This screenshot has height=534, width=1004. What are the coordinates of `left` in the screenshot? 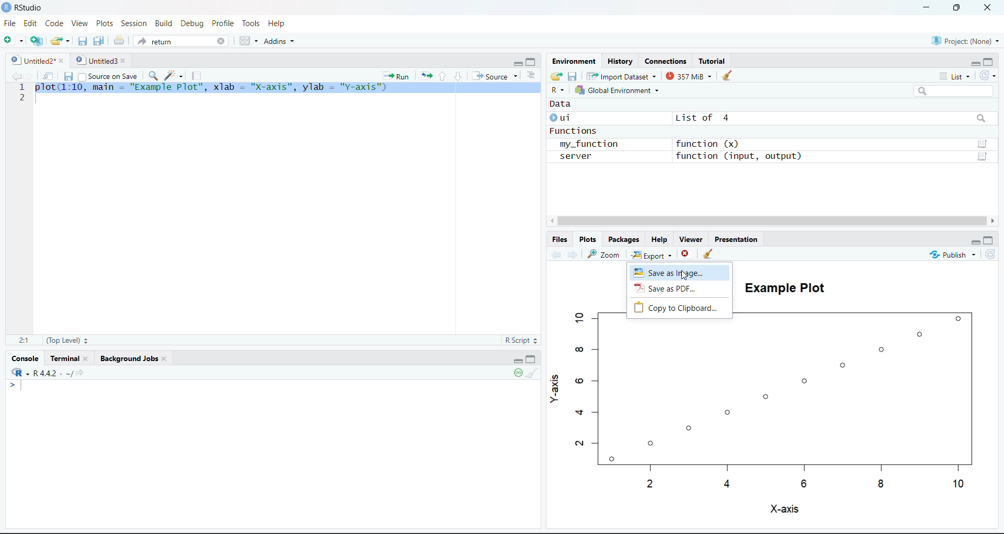 It's located at (551, 221).